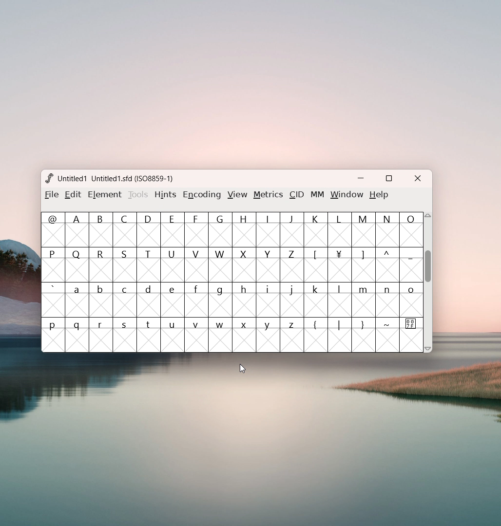 Image resolution: width=501 pixels, height=526 pixels. Describe the element at coordinates (202, 195) in the screenshot. I see `encoding` at that location.